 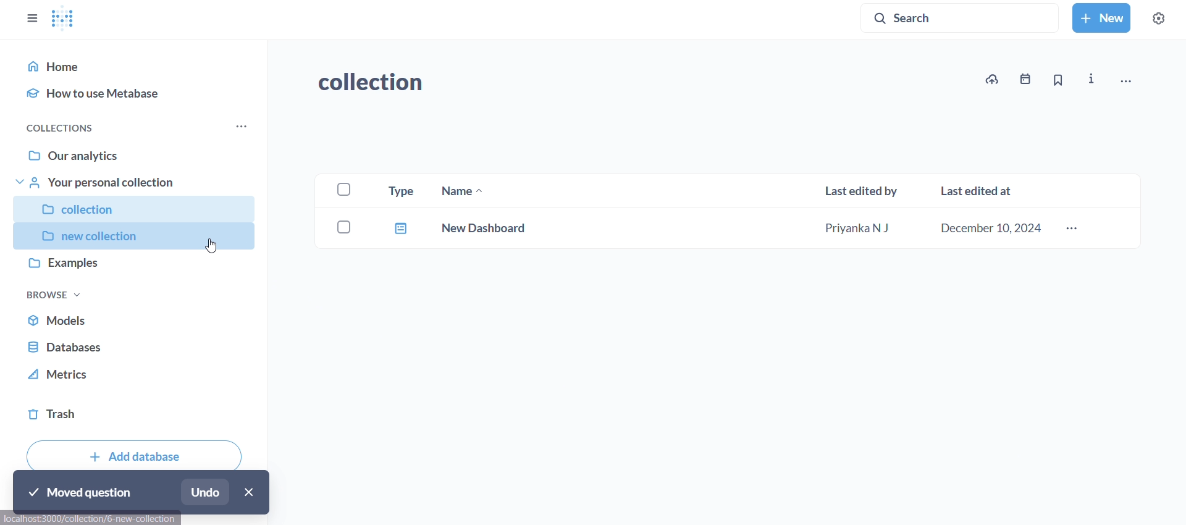 What do you see at coordinates (142, 493) in the screenshot?
I see `moved question undo` at bounding box center [142, 493].